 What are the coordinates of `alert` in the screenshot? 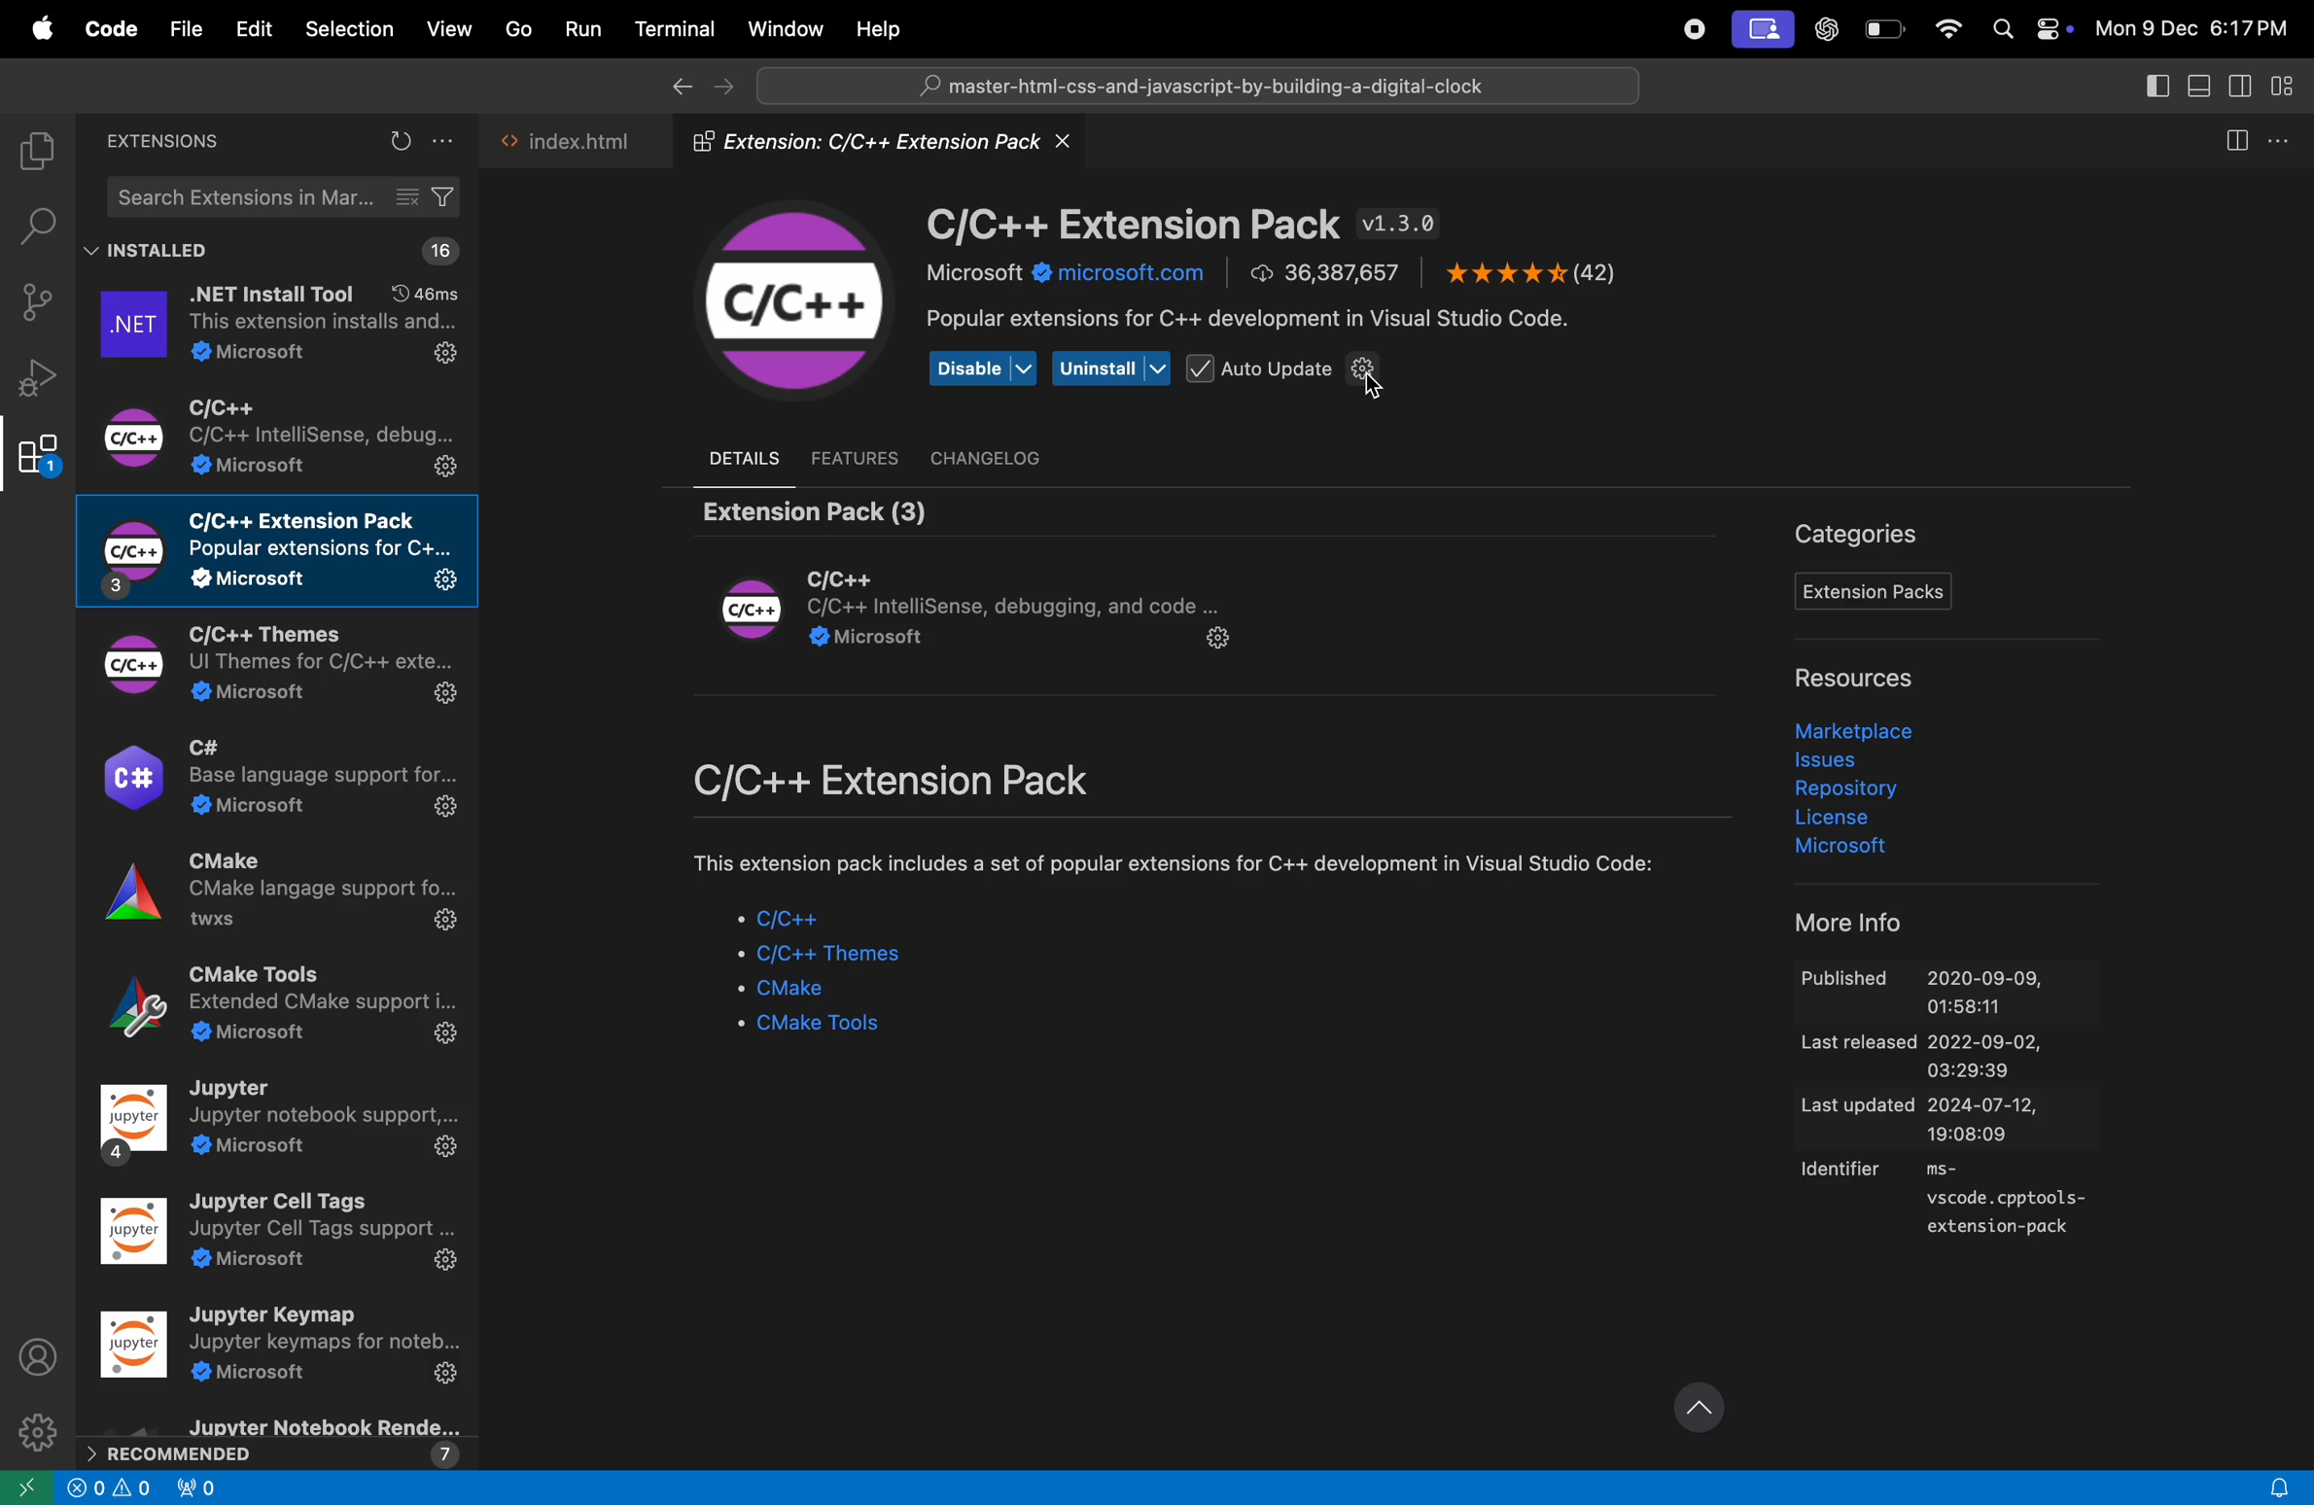 It's located at (195, 1490).